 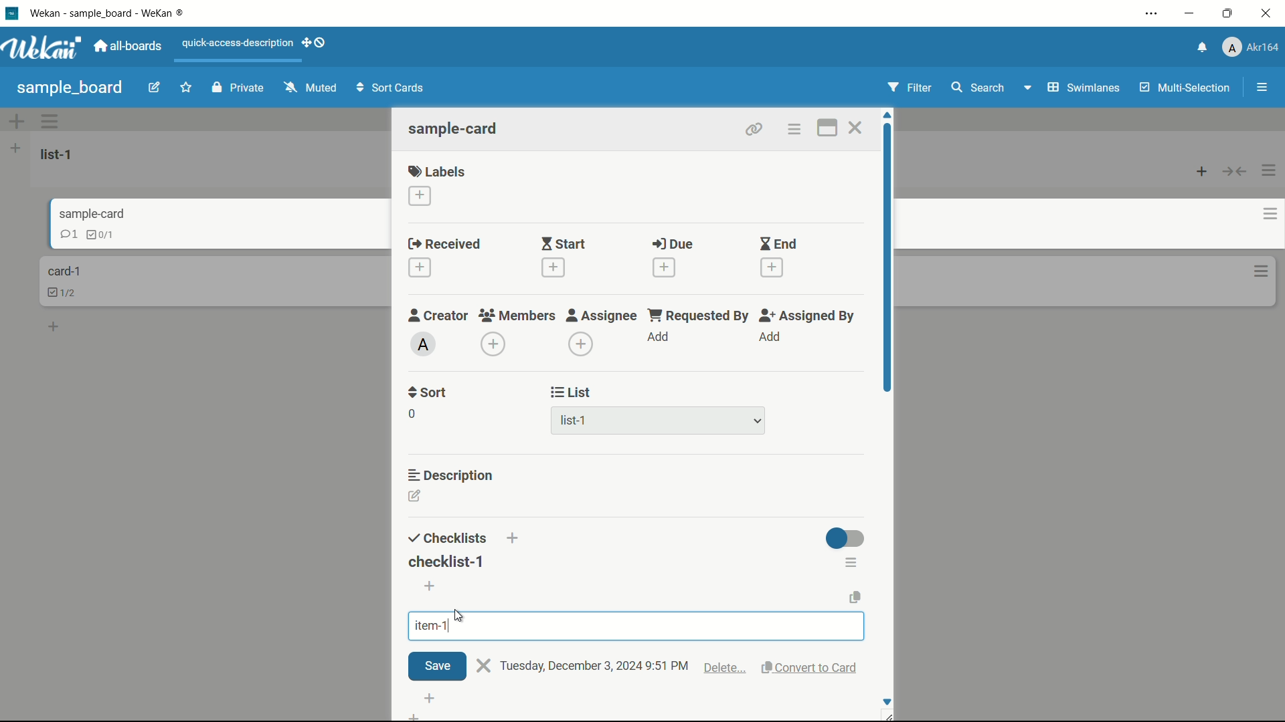 I want to click on app icon, so click(x=13, y=13).